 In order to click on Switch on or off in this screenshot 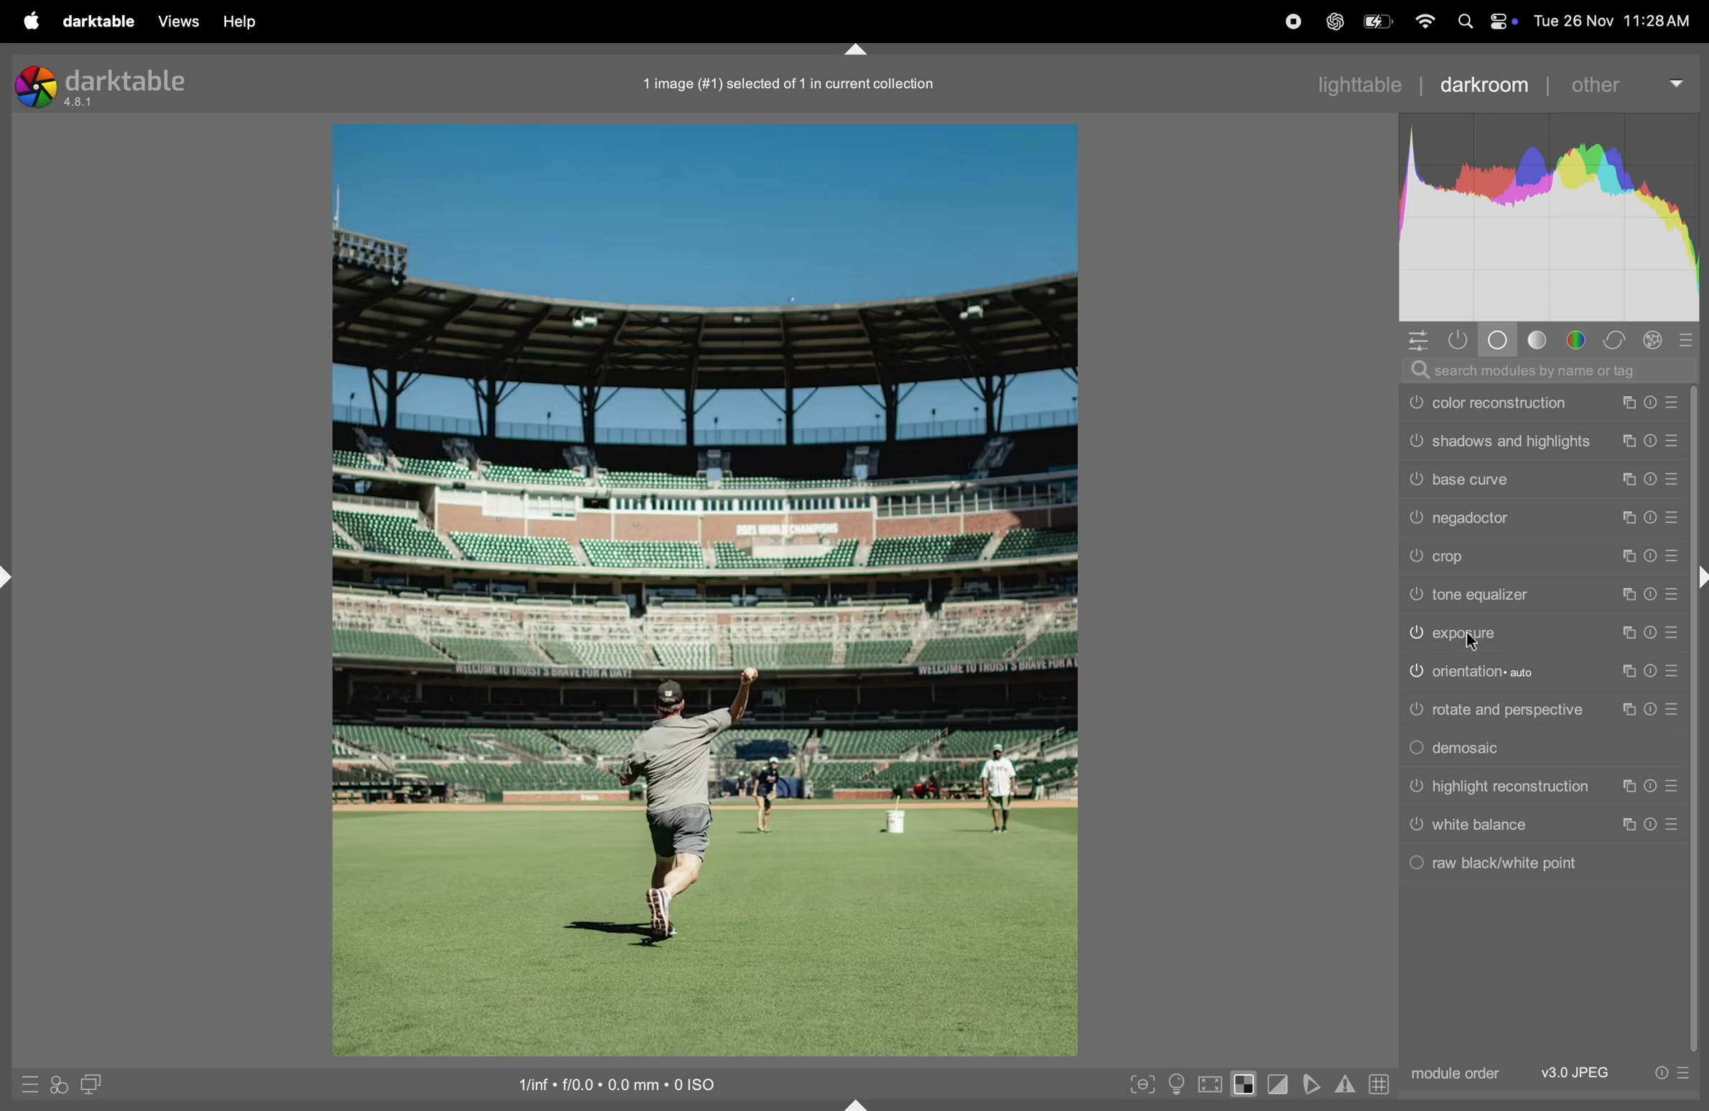, I will do `click(1415, 672)`.